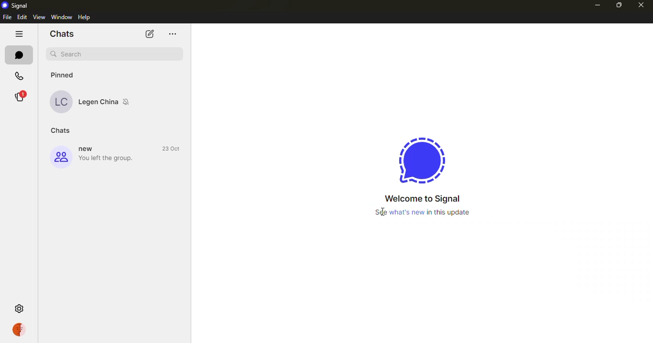 The width and height of the screenshot is (653, 343). Describe the element at coordinates (8, 17) in the screenshot. I see `file` at that location.